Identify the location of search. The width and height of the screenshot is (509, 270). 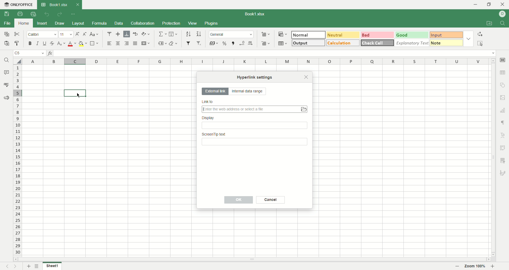
(7, 61).